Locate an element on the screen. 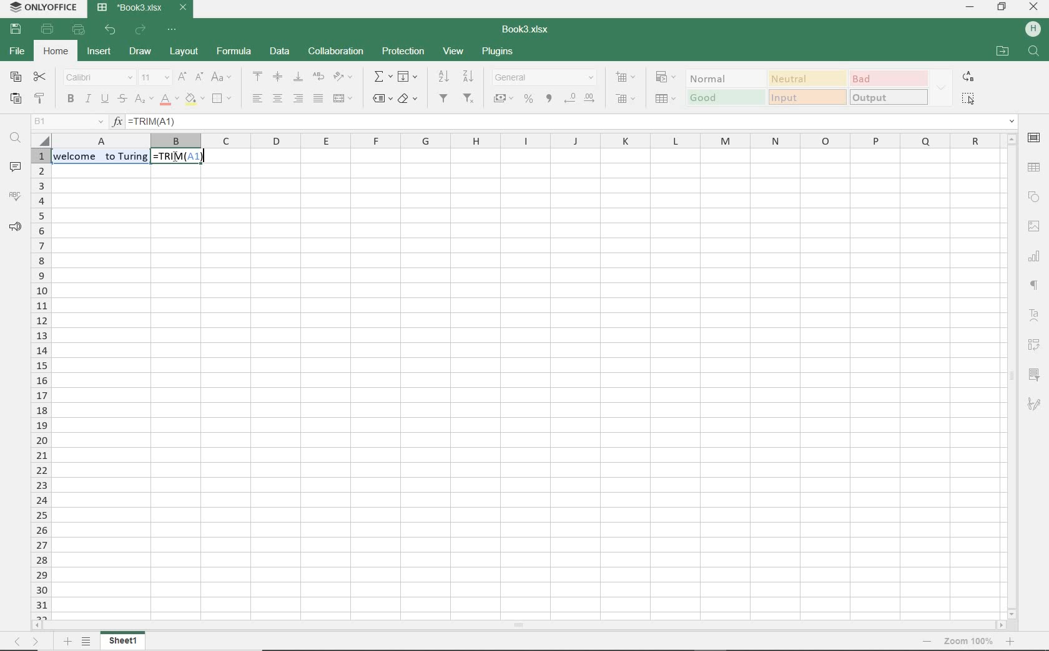  align left is located at coordinates (258, 98).